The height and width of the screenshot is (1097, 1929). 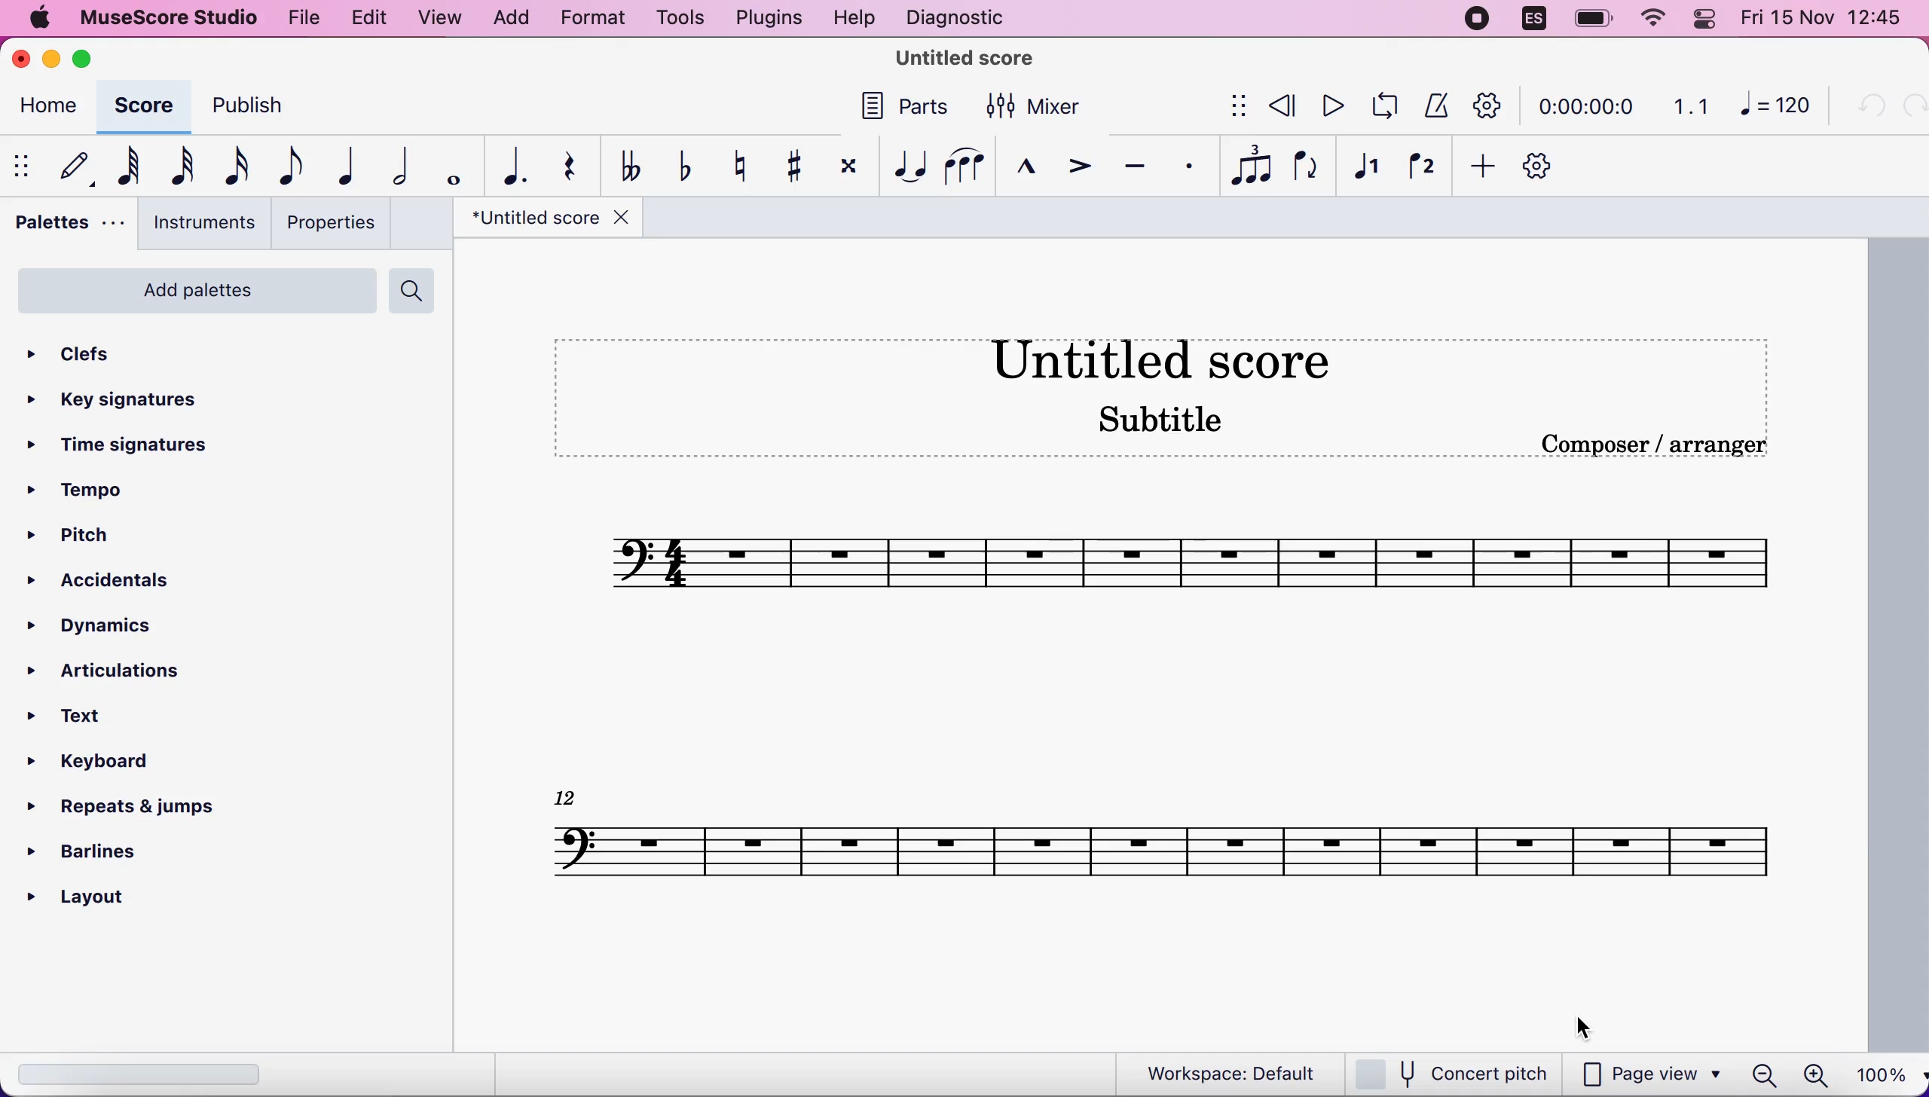 I want to click on metronome, so click(x=1439, y=106).